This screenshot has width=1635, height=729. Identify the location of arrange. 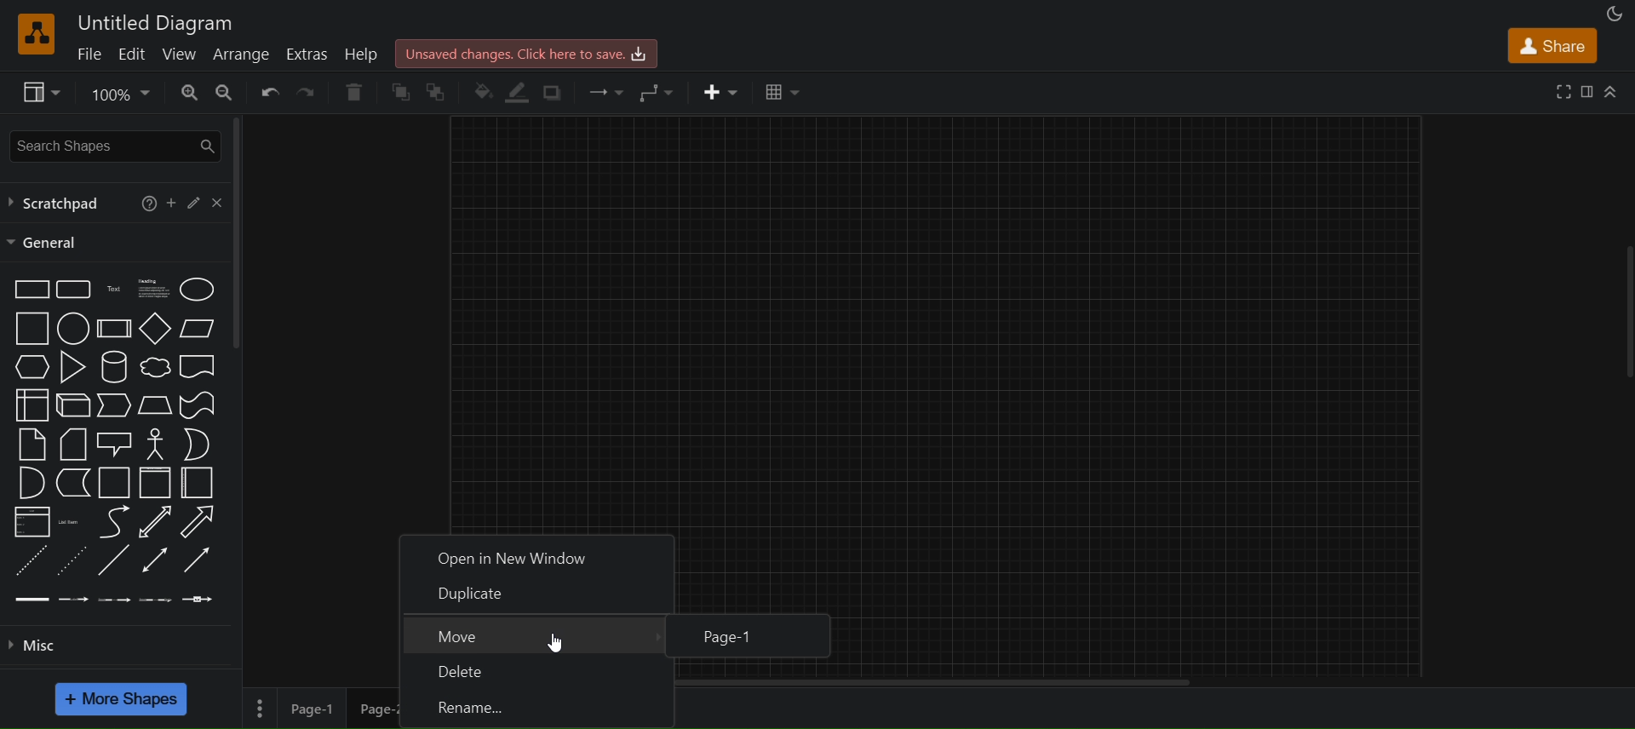
(242, 57).